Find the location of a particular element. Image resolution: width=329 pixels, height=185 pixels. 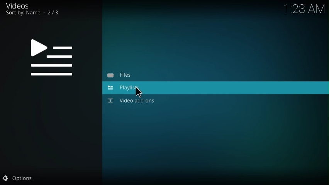

sort by name is located at coordinates (34, 14).